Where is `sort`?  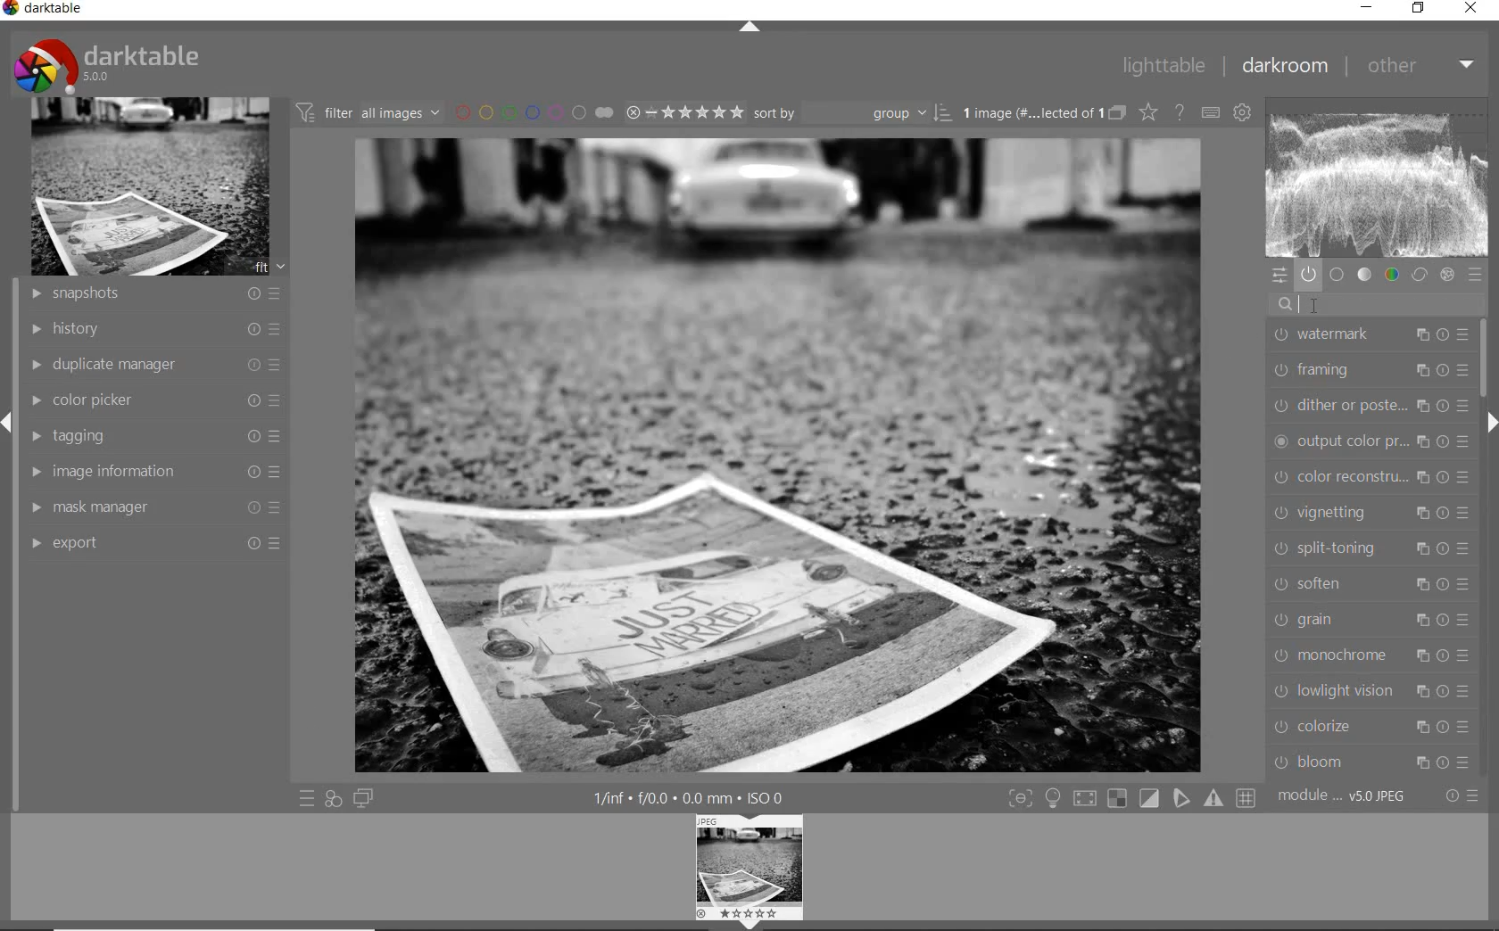
sort is located at coordinates (853, 112).